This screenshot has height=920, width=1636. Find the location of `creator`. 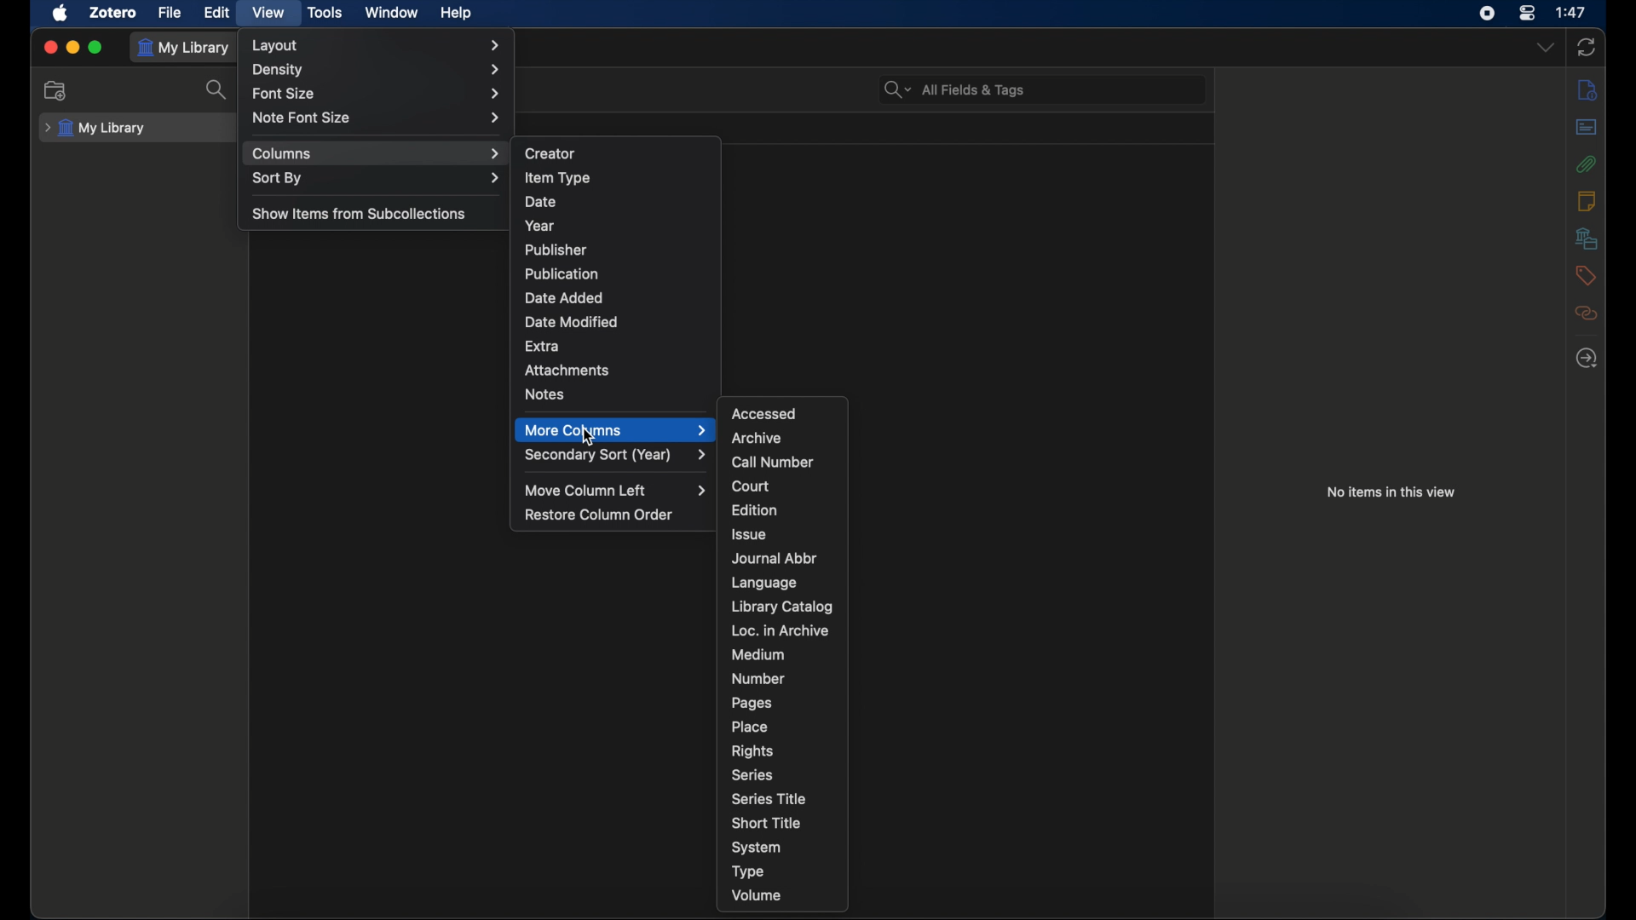

creator is located at coordinates (551, 153).